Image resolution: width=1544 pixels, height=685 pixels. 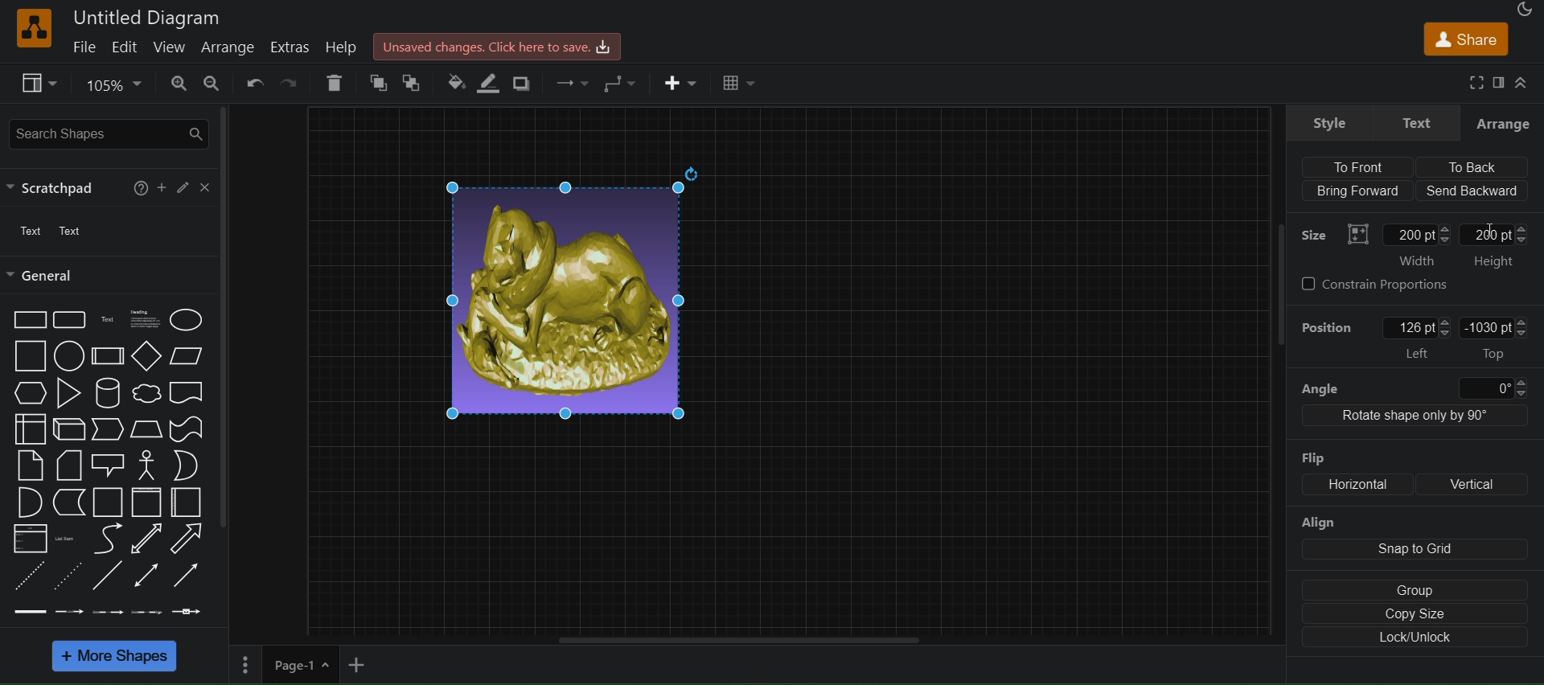 I want to click on -1030pt Top, so click(x=1497, y=338).